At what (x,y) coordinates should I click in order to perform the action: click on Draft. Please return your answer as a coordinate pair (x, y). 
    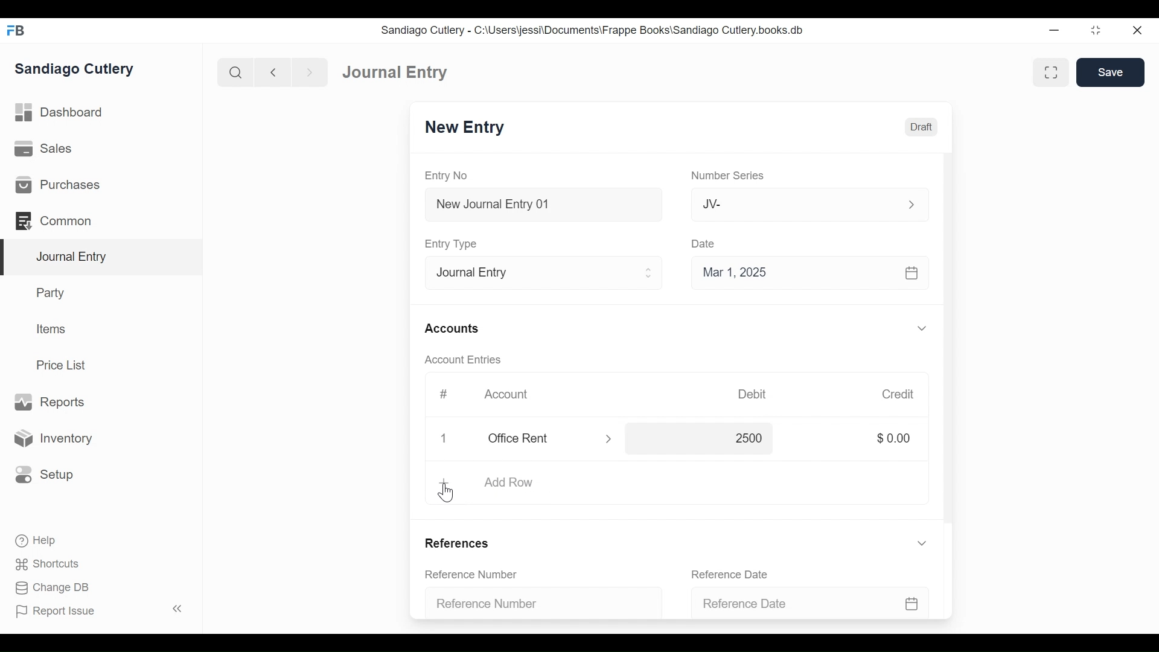
    Looking at the image, I should click on (919, 127).